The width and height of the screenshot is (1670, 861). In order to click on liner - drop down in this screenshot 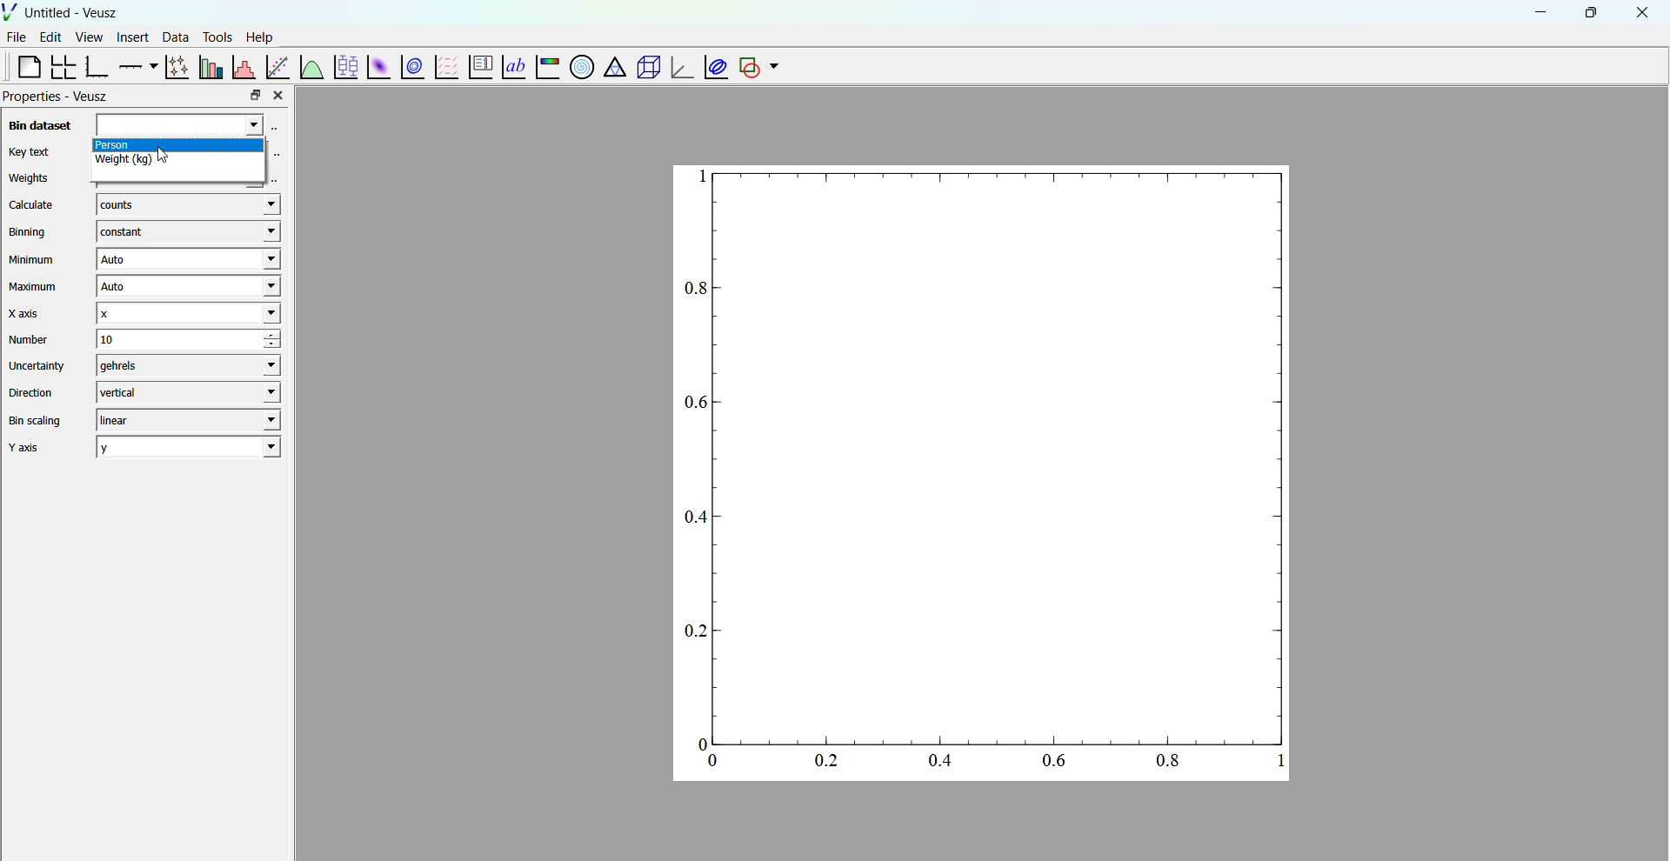, I will do `click(184, 420)`.